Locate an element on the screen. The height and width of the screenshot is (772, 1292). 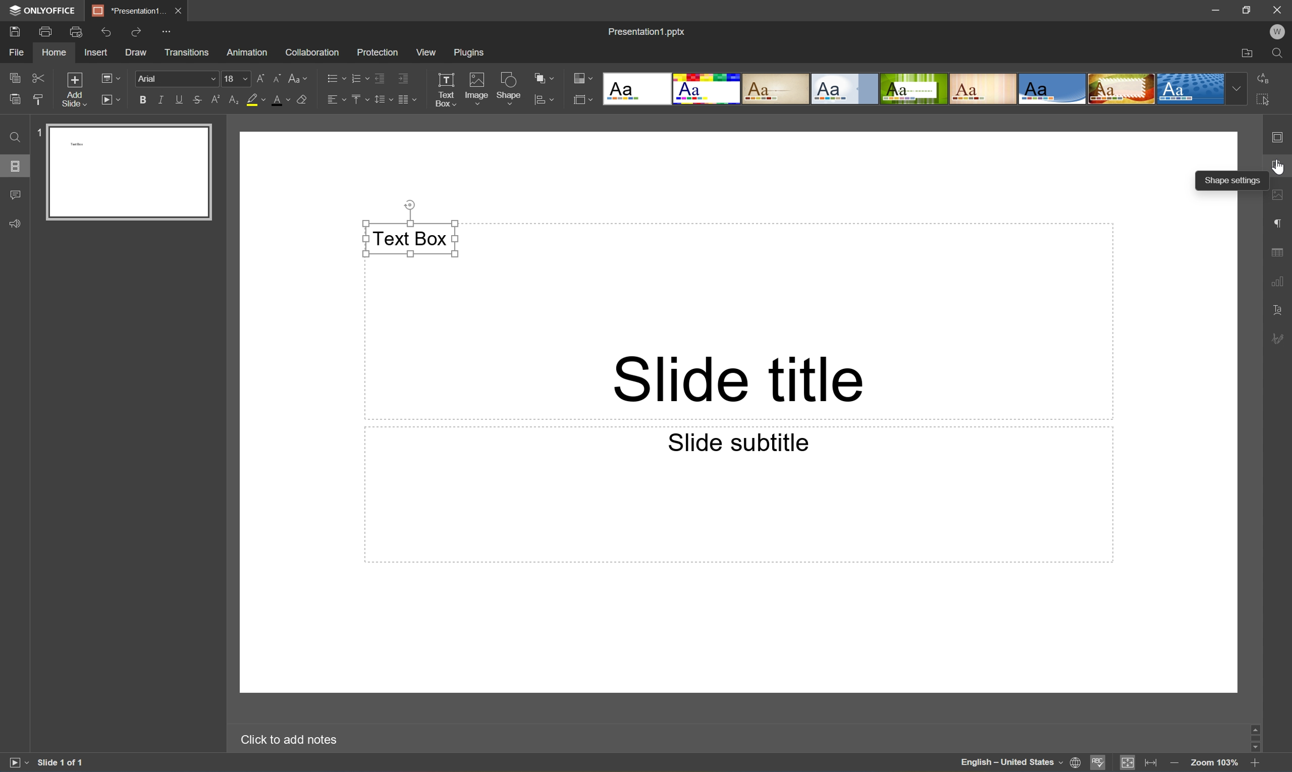
Insert is located at coordinates (94, 53).